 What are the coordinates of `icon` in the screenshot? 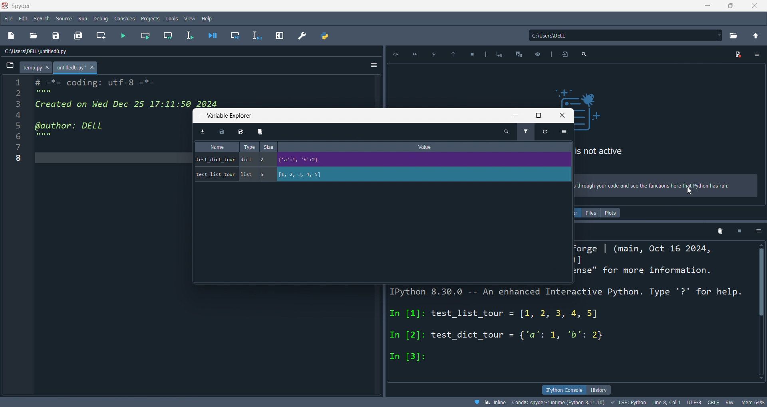 It's located at (518, 55).